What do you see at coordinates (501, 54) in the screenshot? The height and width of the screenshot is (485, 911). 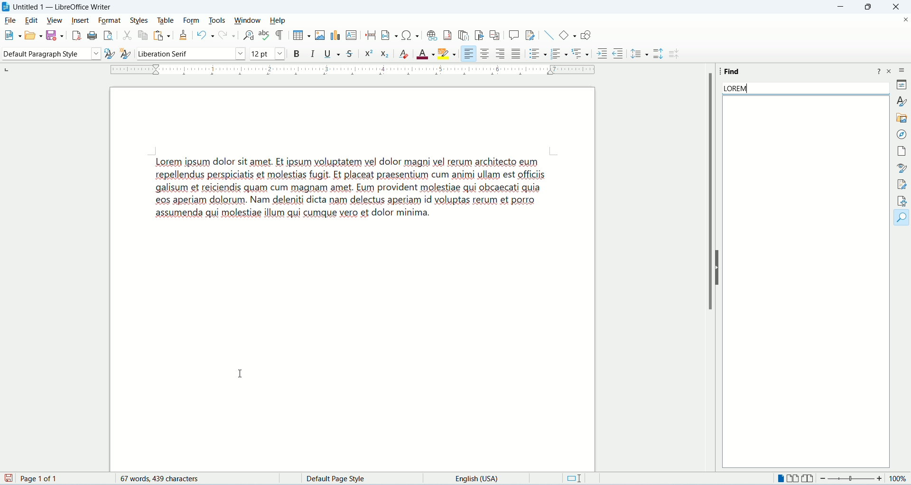 I see `align right` at bounding box center [501, 54].